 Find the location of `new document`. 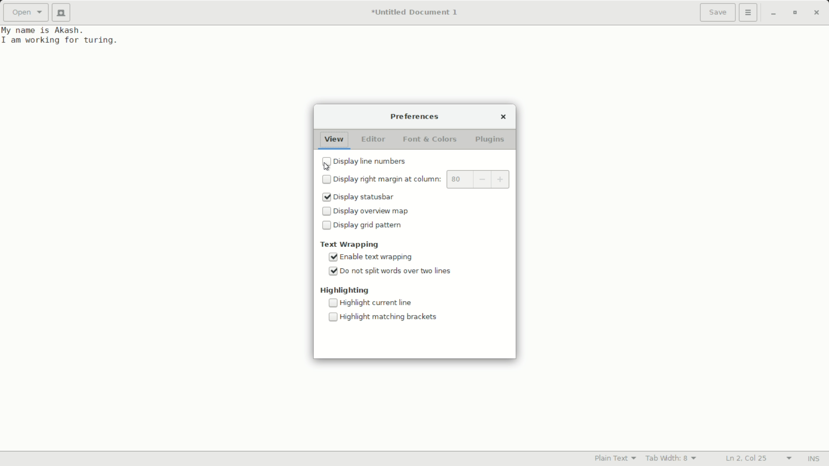

new document is located at coordinates (61, 13).